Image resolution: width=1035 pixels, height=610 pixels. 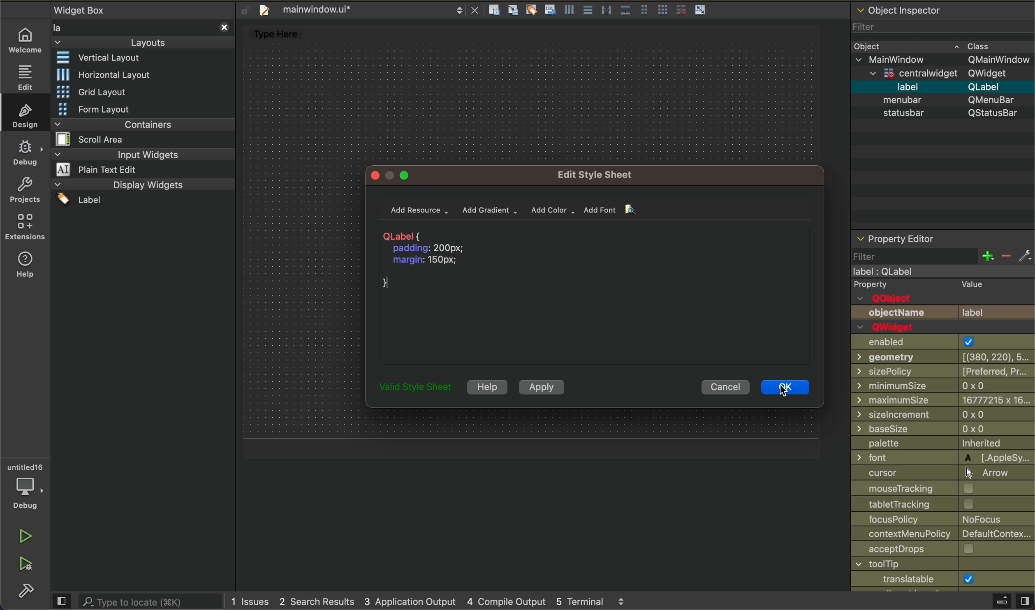 What do you see at coordinates (25, 229) in the screenshot?
I see `extensions` at bounding box center [25, 229].